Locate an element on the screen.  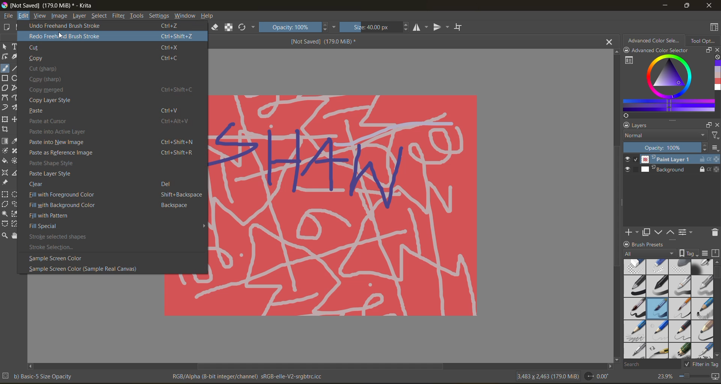
fill with background color    Backspace is located at coordinates (109, 205).